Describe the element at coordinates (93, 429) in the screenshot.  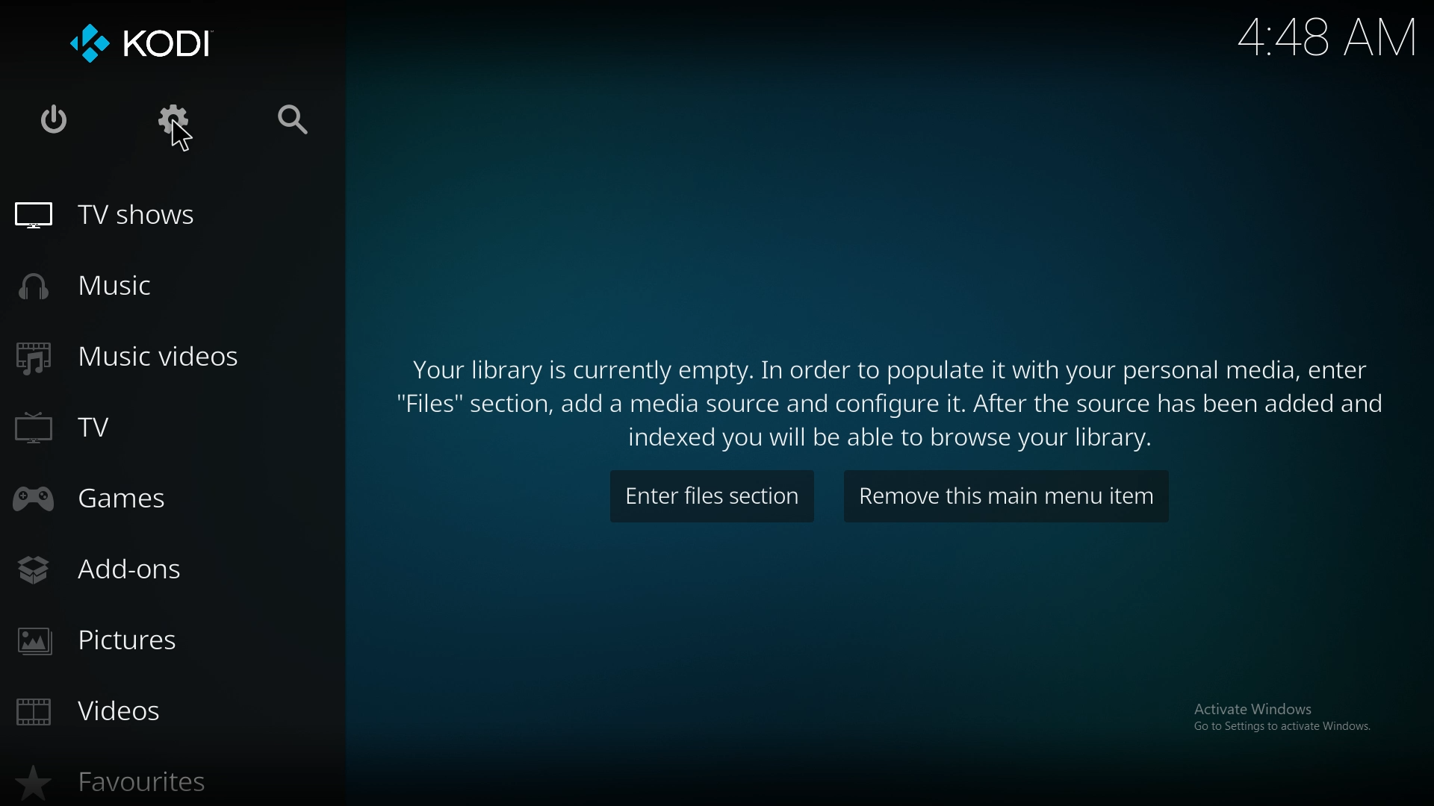
I see `tv` at that location.